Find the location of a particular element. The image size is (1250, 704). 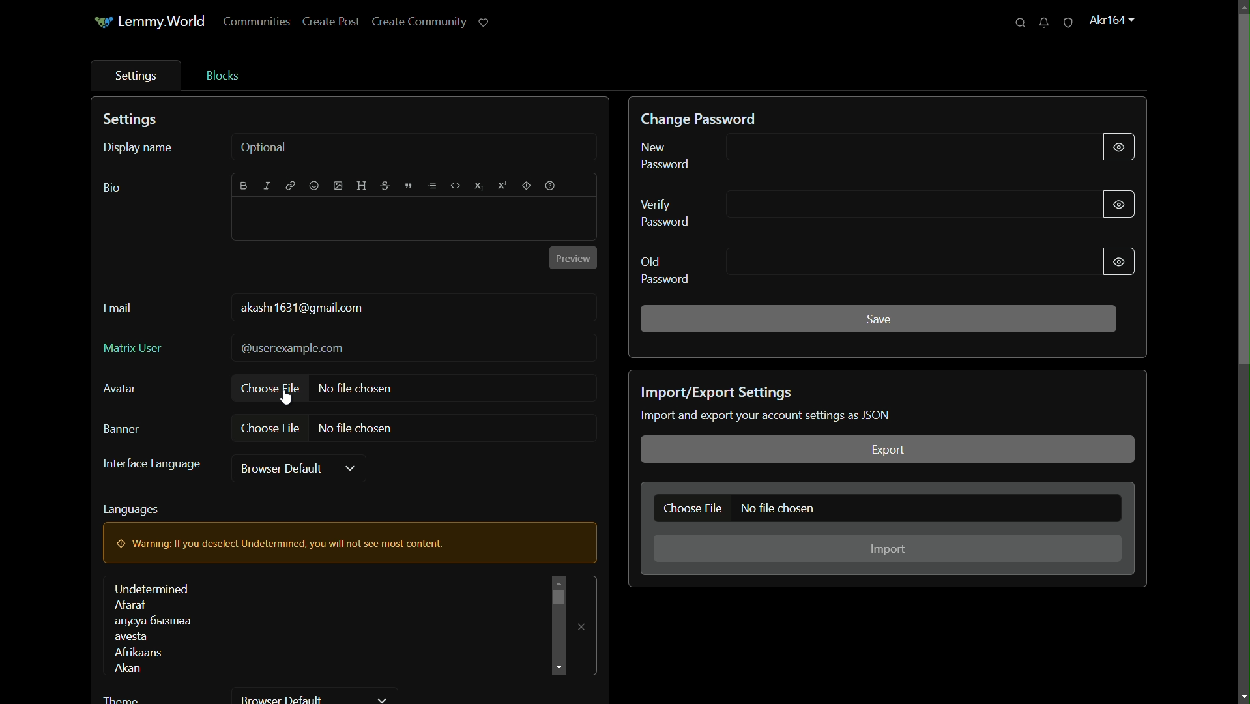

old password is located at coordinates (665, 269).